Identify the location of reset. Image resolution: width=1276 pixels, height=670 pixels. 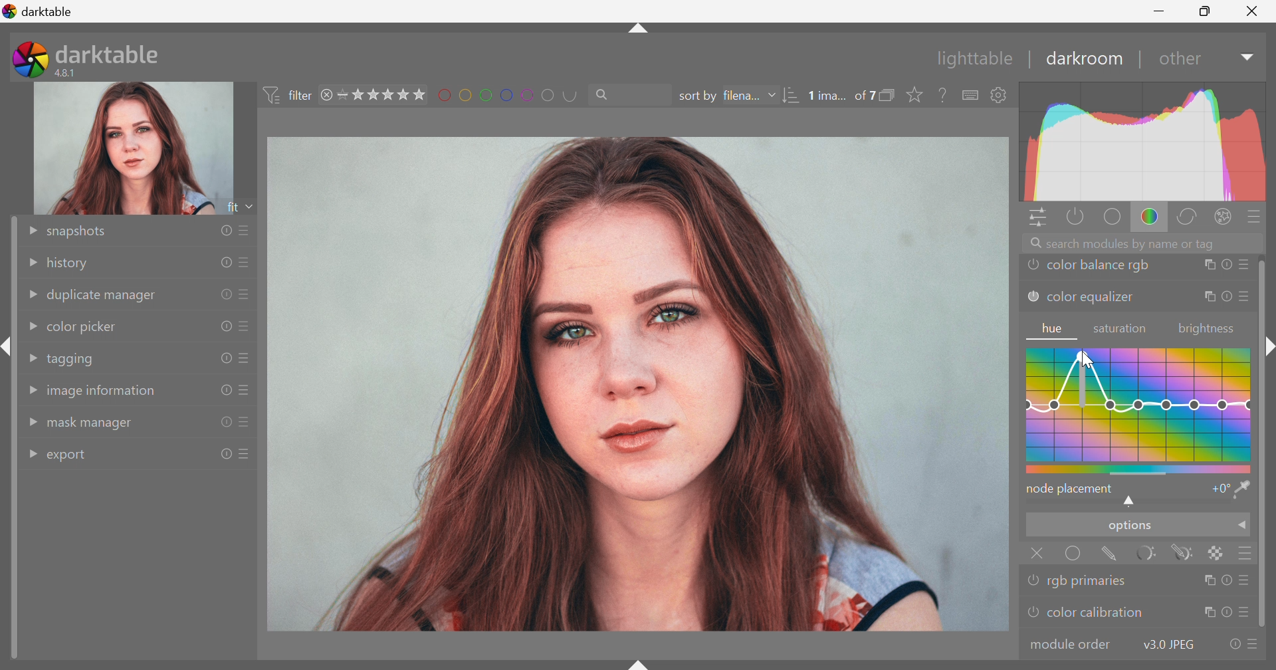
(1225, 613).